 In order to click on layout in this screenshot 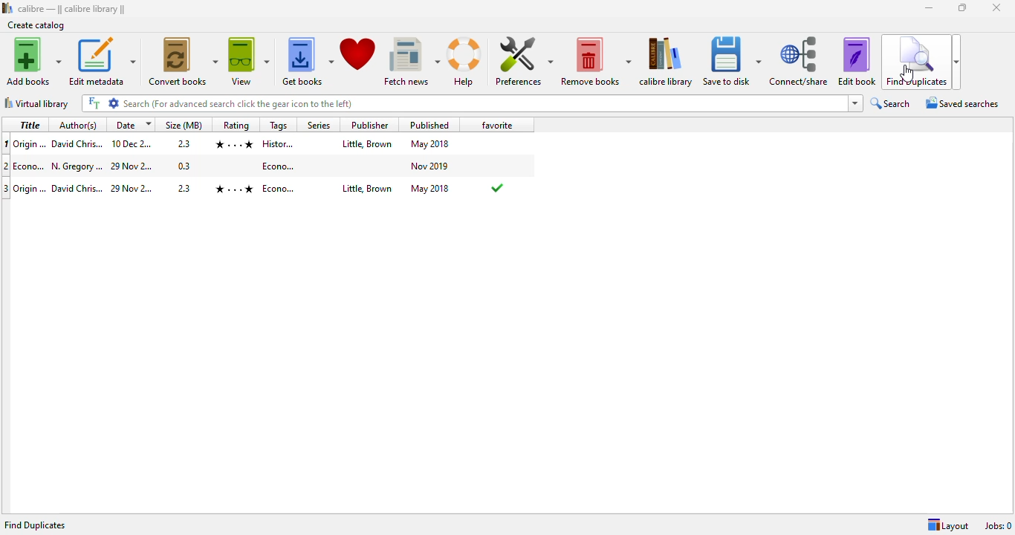, I will do `click(948, 525)`.